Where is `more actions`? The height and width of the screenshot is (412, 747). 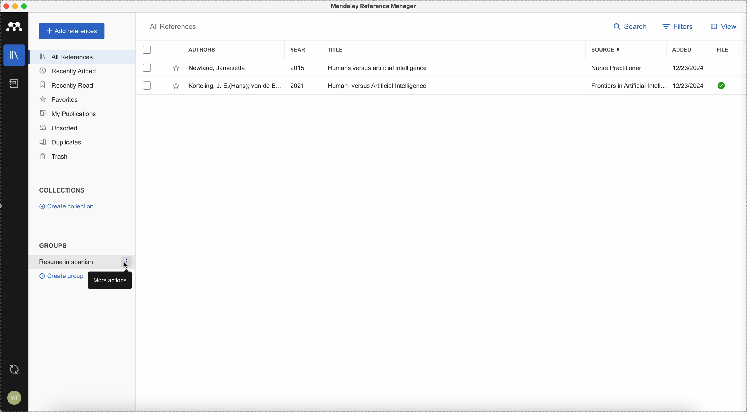
more actions is located at coordinates (109, 280).